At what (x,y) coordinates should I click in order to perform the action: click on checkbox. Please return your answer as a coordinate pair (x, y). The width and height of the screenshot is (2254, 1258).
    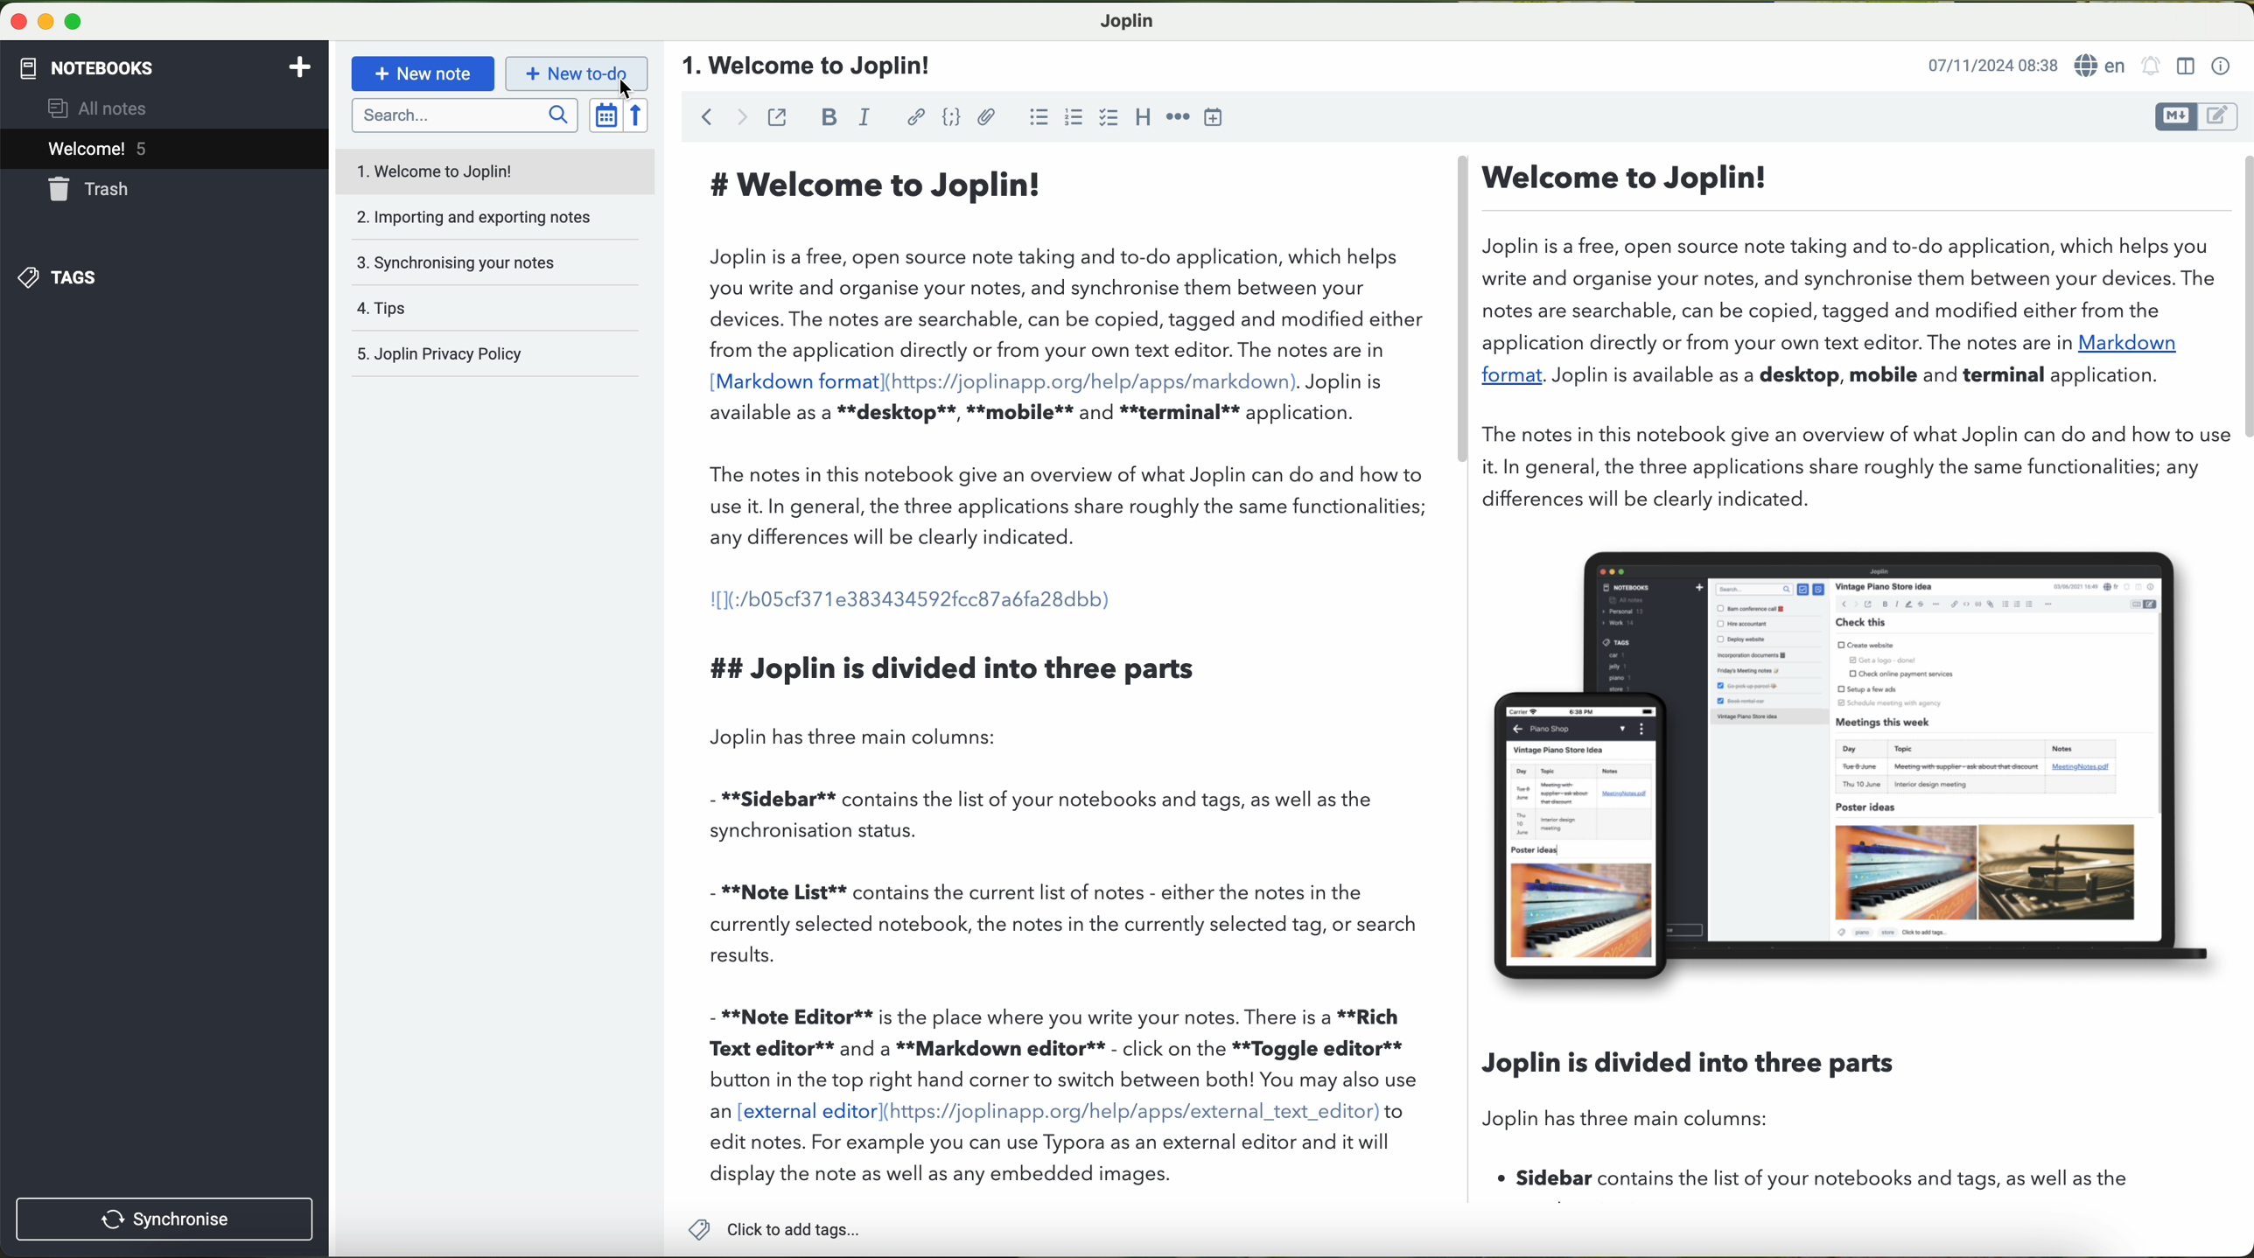
    Looking at the image, I should click on (1109, 117).